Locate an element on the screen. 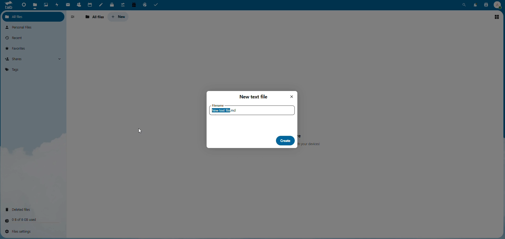  Notification is located at coordinates (474, 5).